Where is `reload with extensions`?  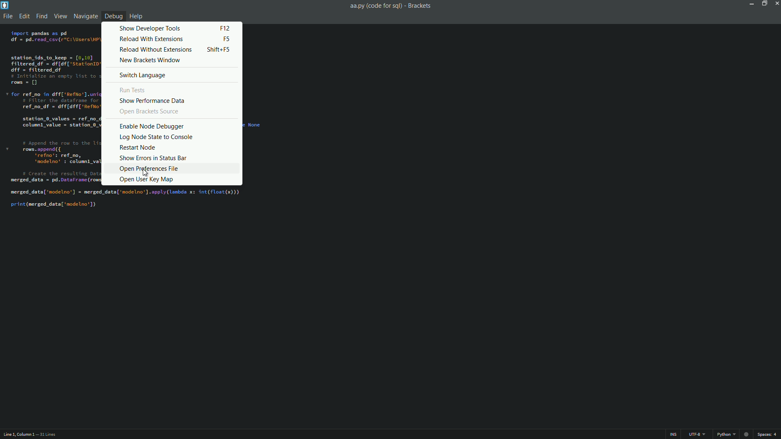
reload with extensions is located at coordinates (151, 38).